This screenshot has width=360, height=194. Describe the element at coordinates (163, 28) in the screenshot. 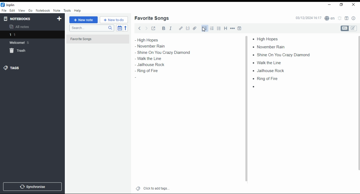

I see `bold` at that location.